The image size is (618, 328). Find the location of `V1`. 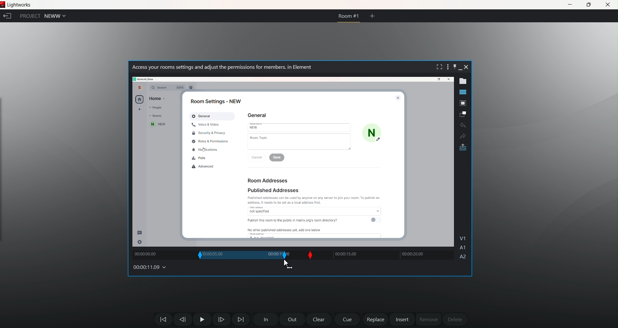

V1 is located at coordinates (463, 238).